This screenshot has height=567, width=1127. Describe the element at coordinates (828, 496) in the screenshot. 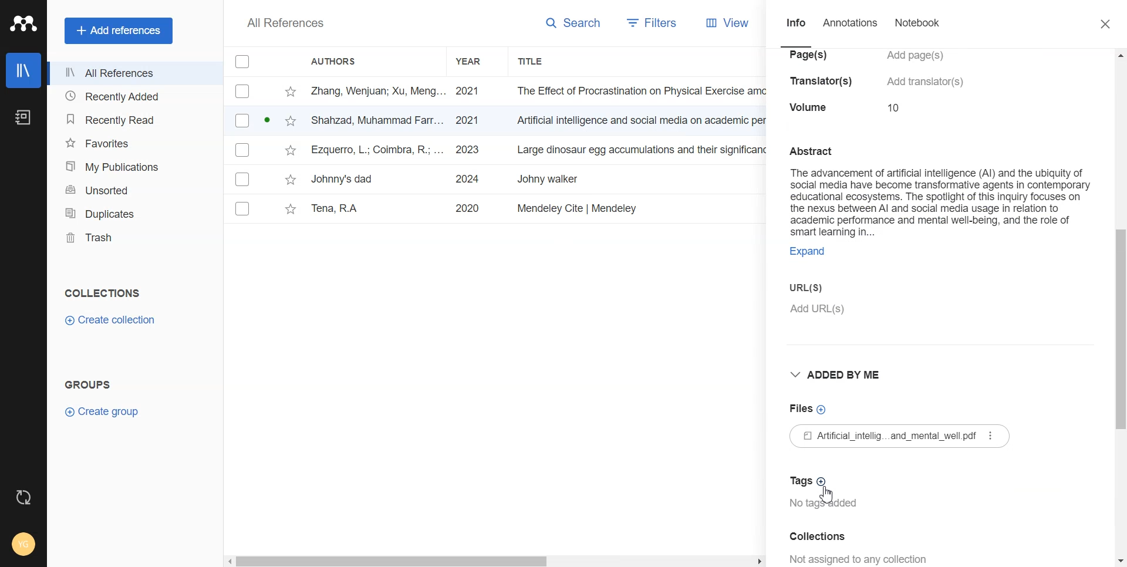

I see `Cursor` at that location.